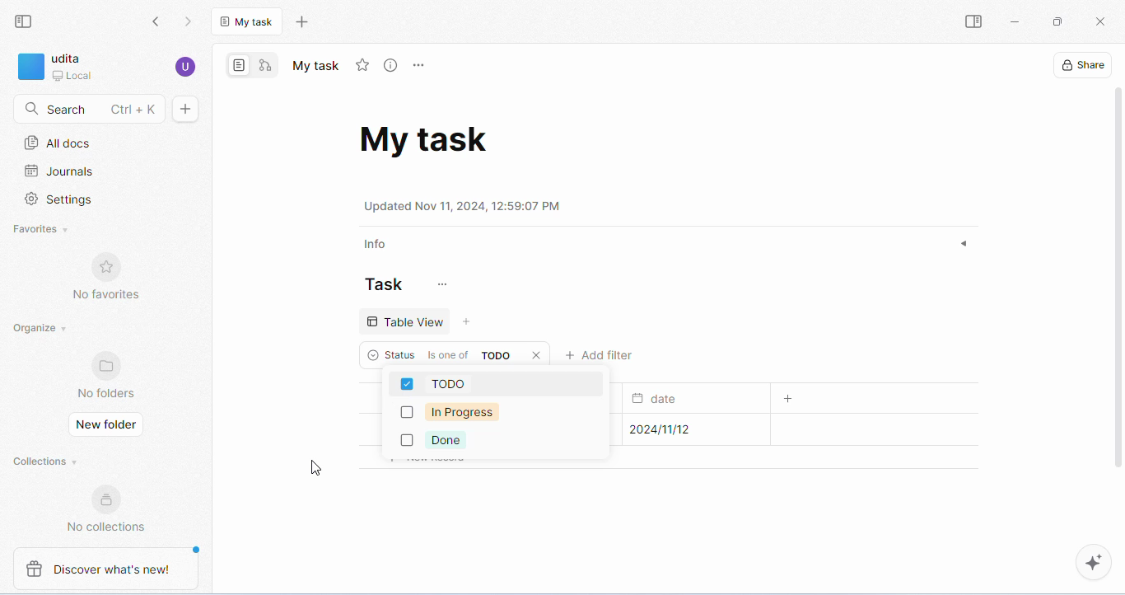  I want to click on all docs, so click(59, 143).